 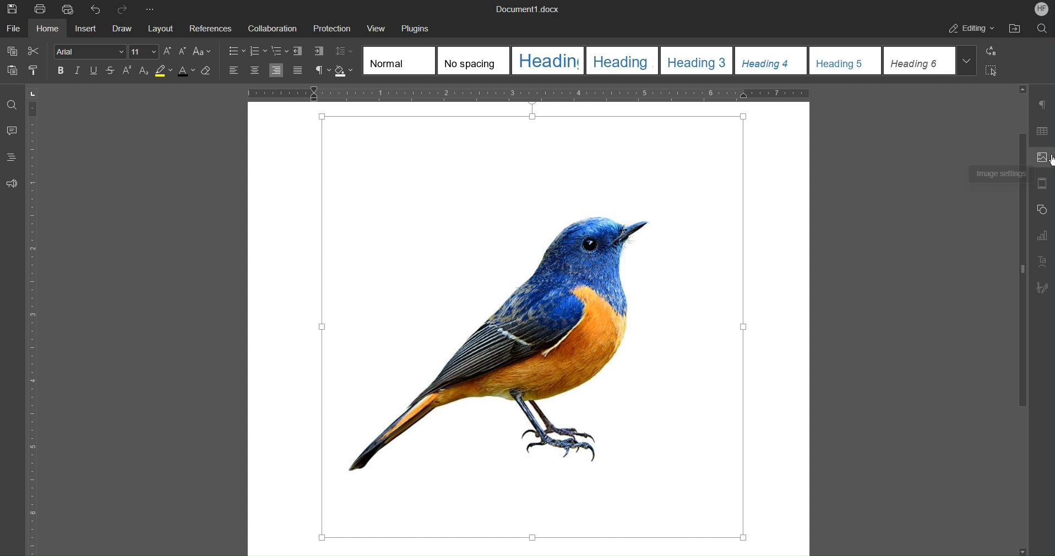 What do you see at coordinates (78, 71) in the screenshot?
I see `Italic` at bounding box center [78, 71].